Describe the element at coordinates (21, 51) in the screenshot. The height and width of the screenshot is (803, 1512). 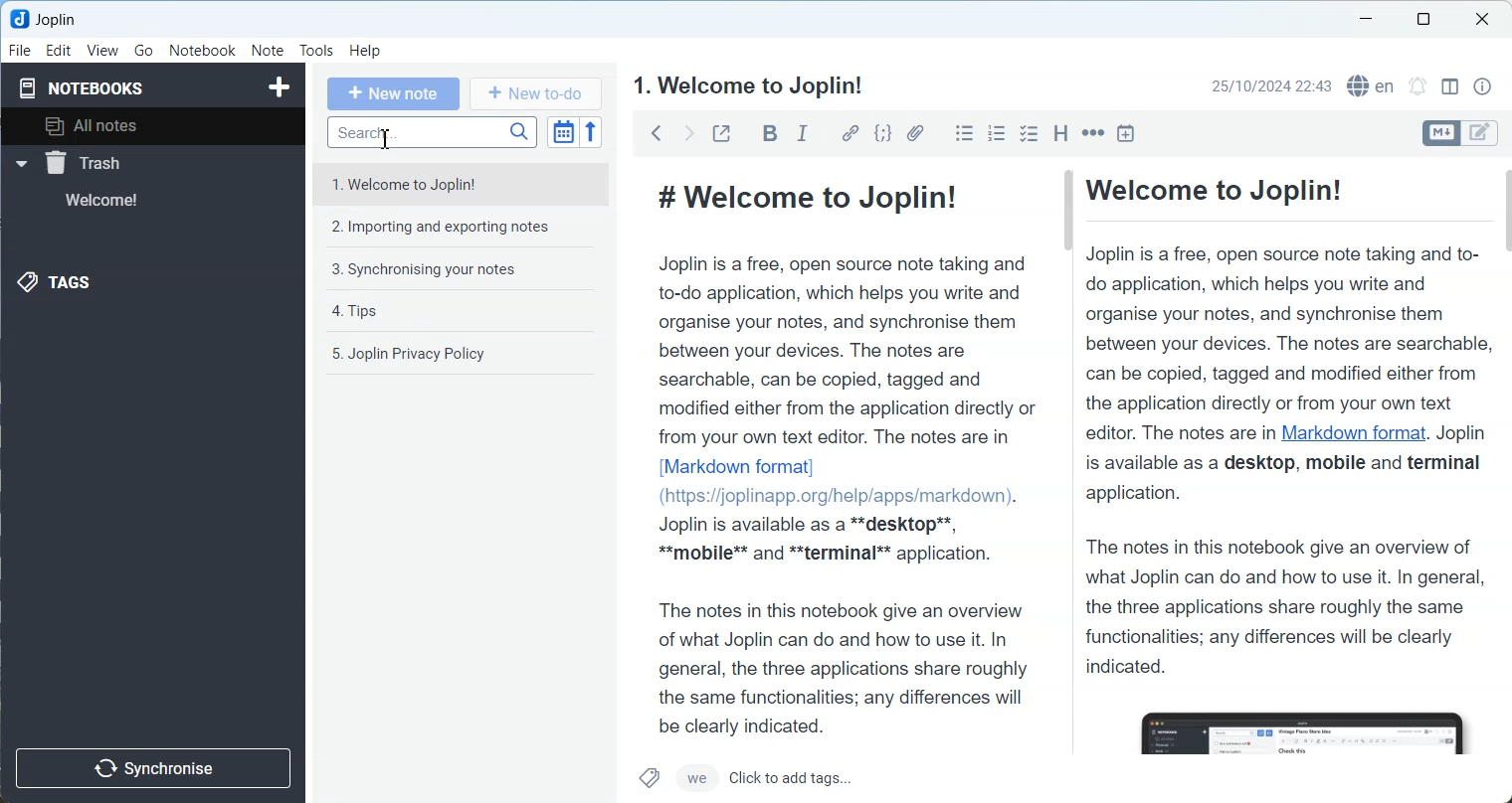
I see `File` at that location.